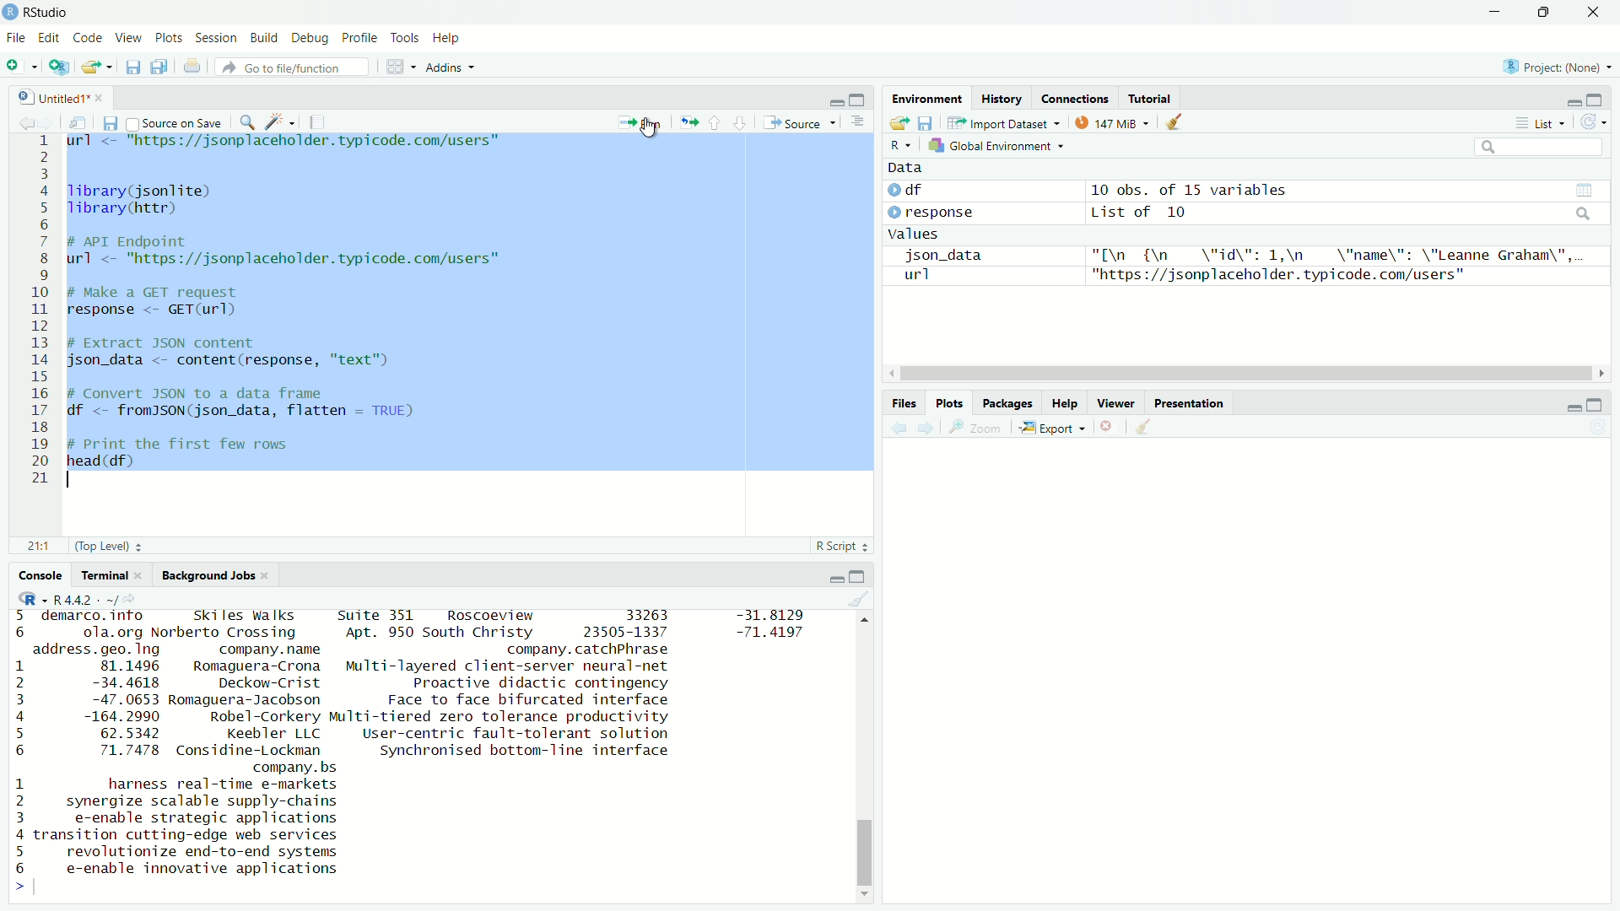  What do you see at coordinates (858, 100) in the screenshot?
I see `Maximize` at bounding box center [858, 100].